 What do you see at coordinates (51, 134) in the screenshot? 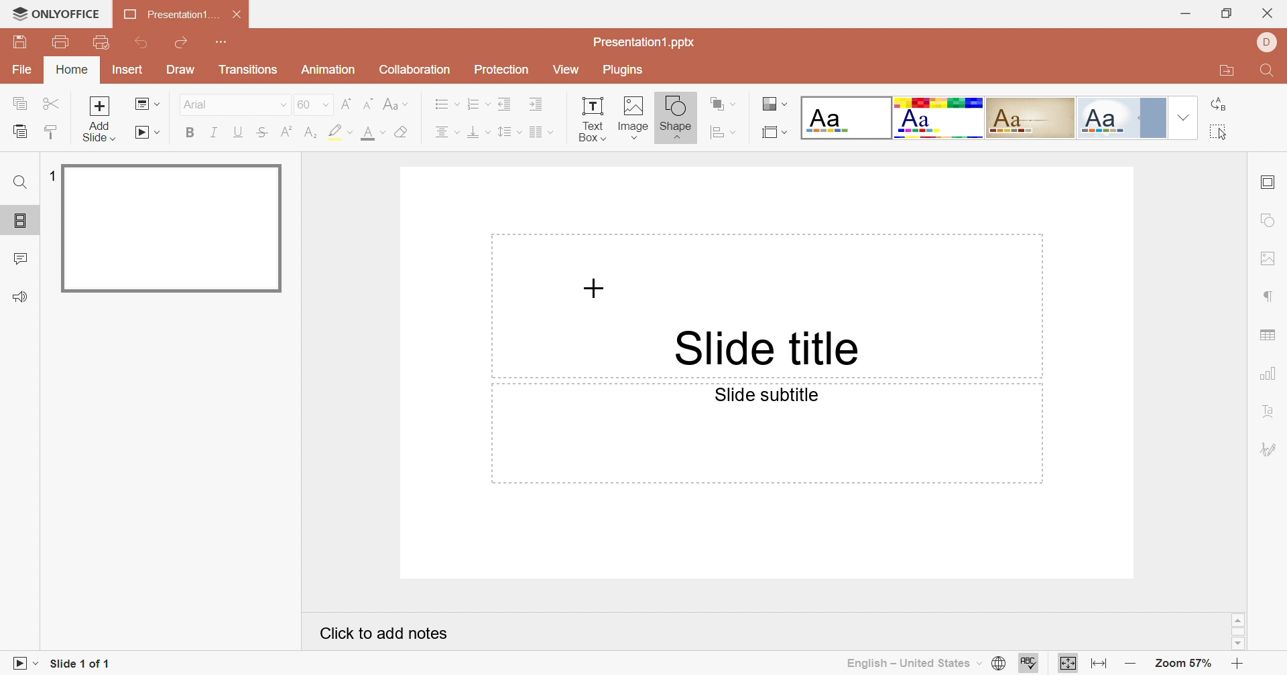
I see `Copy style` at bounding box center [51, 134].